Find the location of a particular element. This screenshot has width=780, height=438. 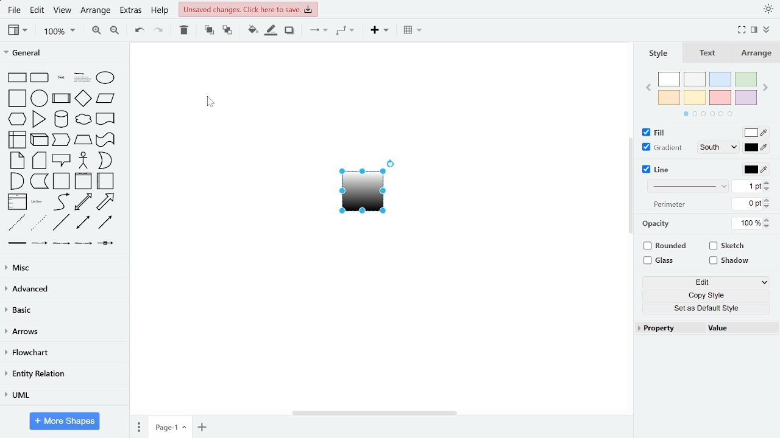

line style is located at coordinates (689, 186).